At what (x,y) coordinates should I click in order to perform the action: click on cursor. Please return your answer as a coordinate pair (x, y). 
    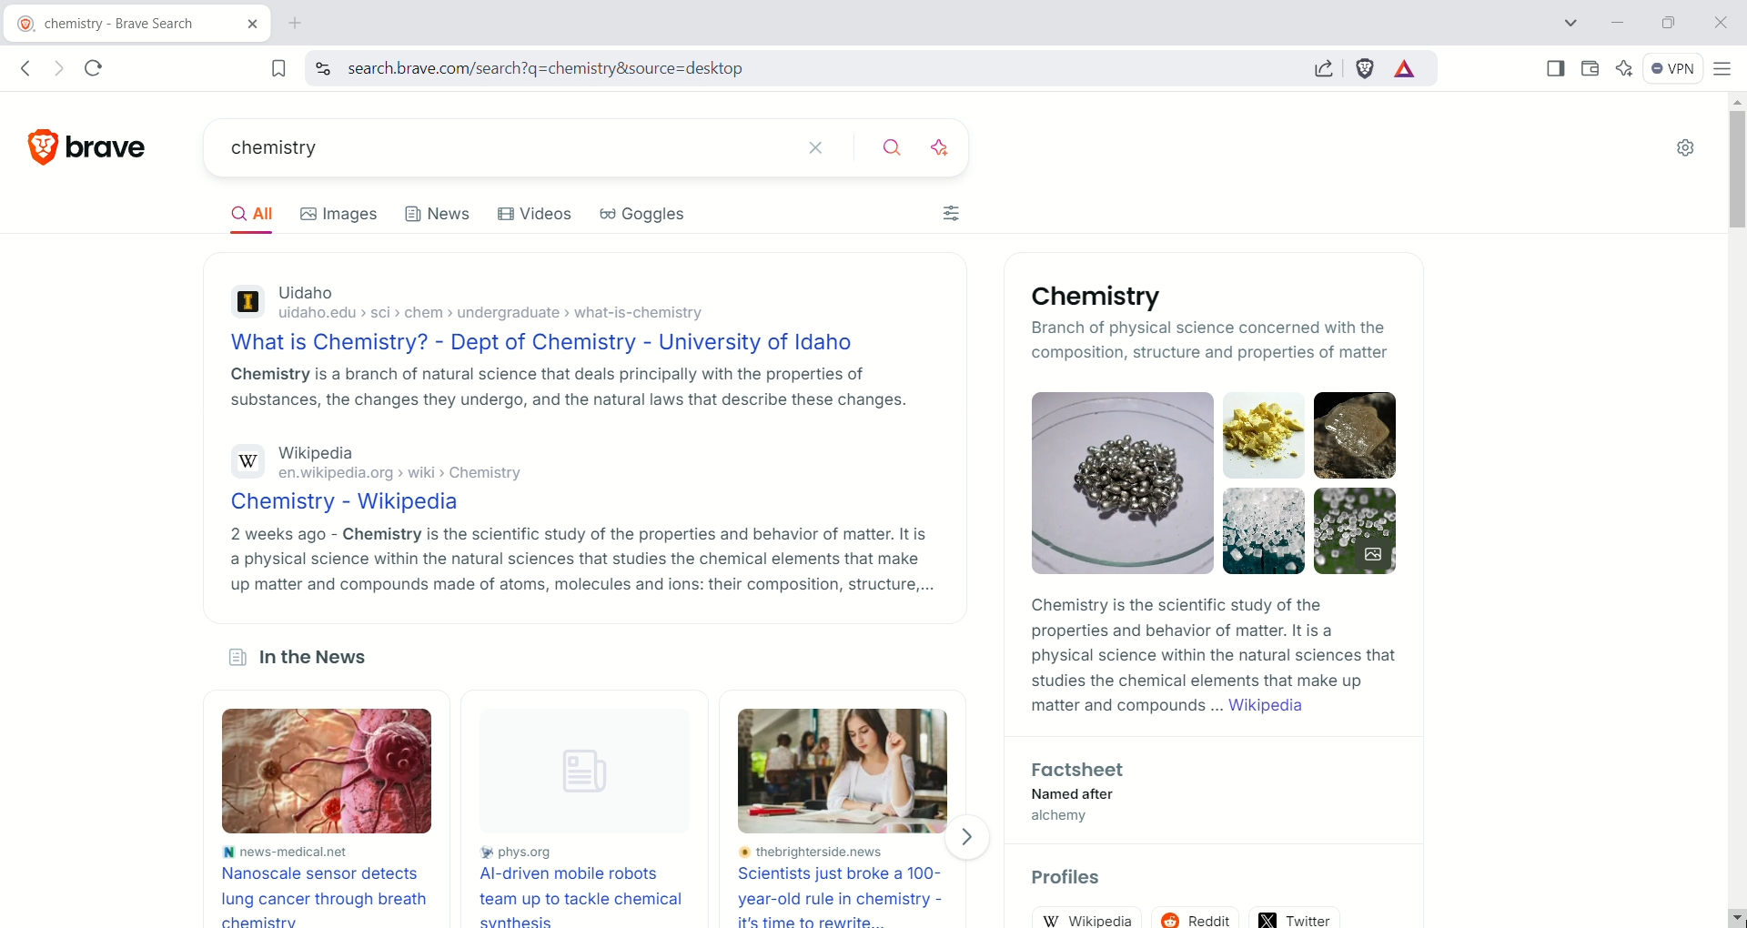
    Looking at the image, I should click on (1729, 915).